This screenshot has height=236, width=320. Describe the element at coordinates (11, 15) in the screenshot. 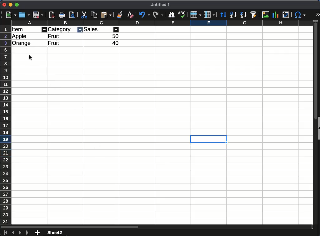

I see `new` at that location.